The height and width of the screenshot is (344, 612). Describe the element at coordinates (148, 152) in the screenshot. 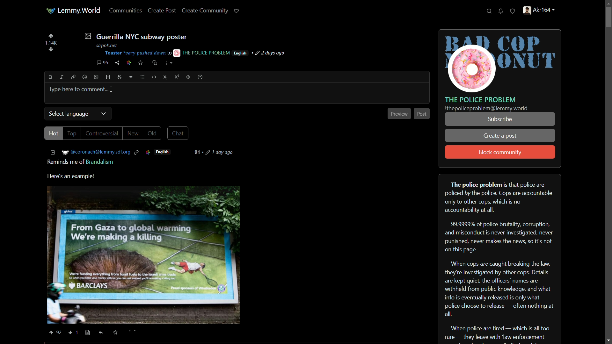

I see `link` at that location.